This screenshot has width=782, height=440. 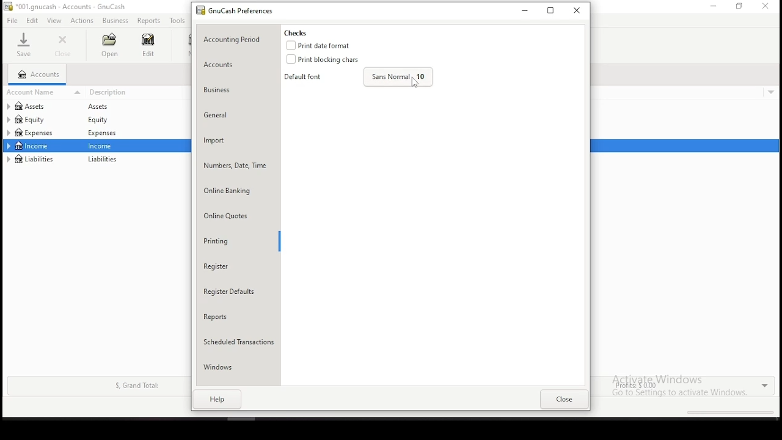 What do you see at coordinates (82, 21) in the screenshot?
I see `actions` at bounding box center [82, 21].